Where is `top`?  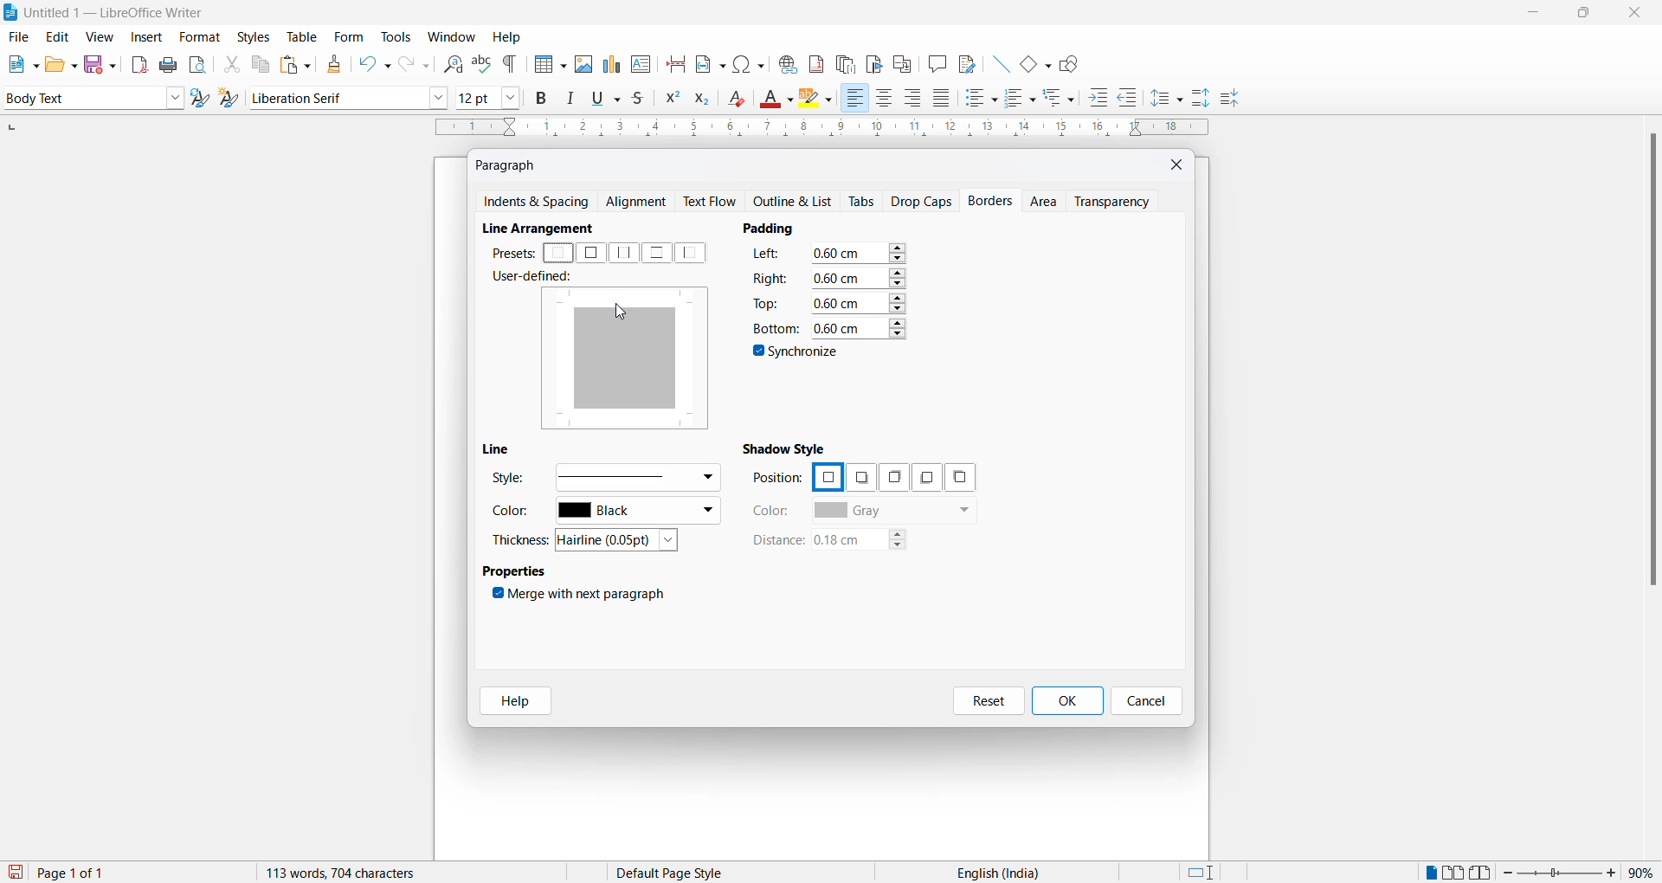
top is located at coordinates (768, 302).